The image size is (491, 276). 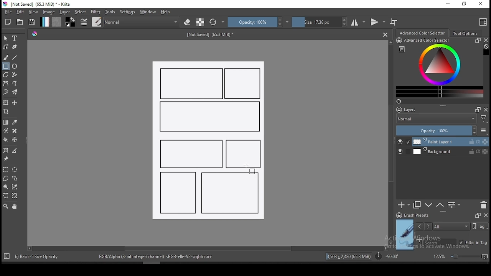 What do you see at coordinates (15, 58) in the screenshot?
I see `line tool` at bounding box center [15, 58].